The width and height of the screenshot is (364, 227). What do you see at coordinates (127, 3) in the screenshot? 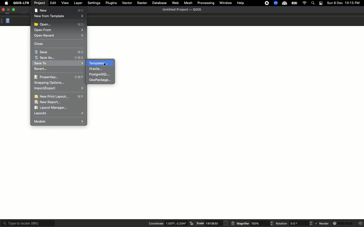
I see `Vector` at bounding box center [127, 3].